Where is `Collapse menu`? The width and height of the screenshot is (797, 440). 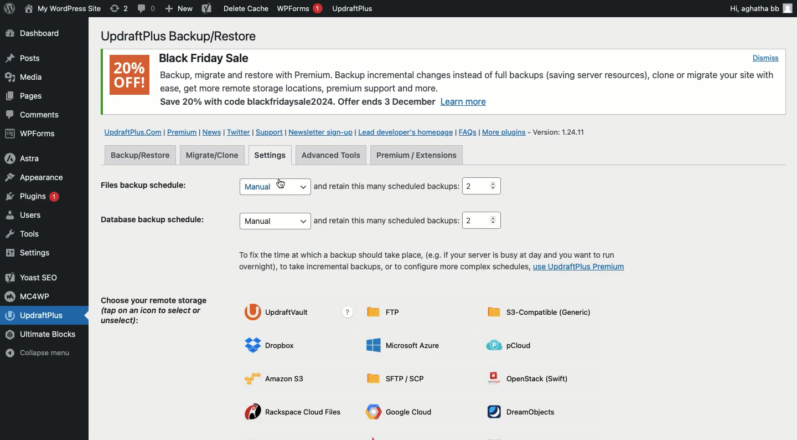
Collapse menu is located at coordinates (43, 354).